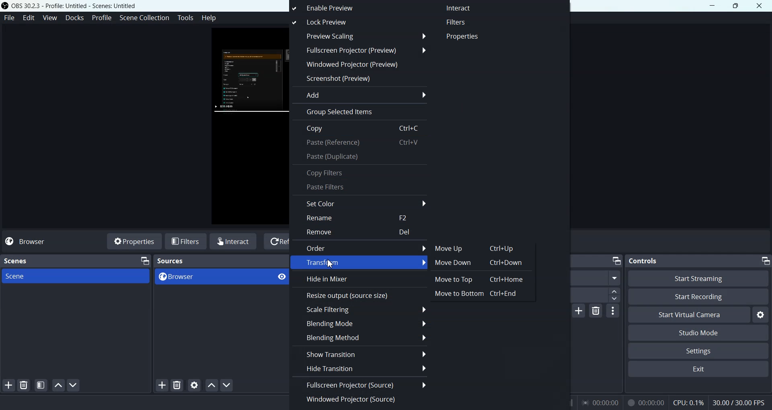  Describe the element at coordinates (211, 277) in the screenshot. I see `Browser` at that location.